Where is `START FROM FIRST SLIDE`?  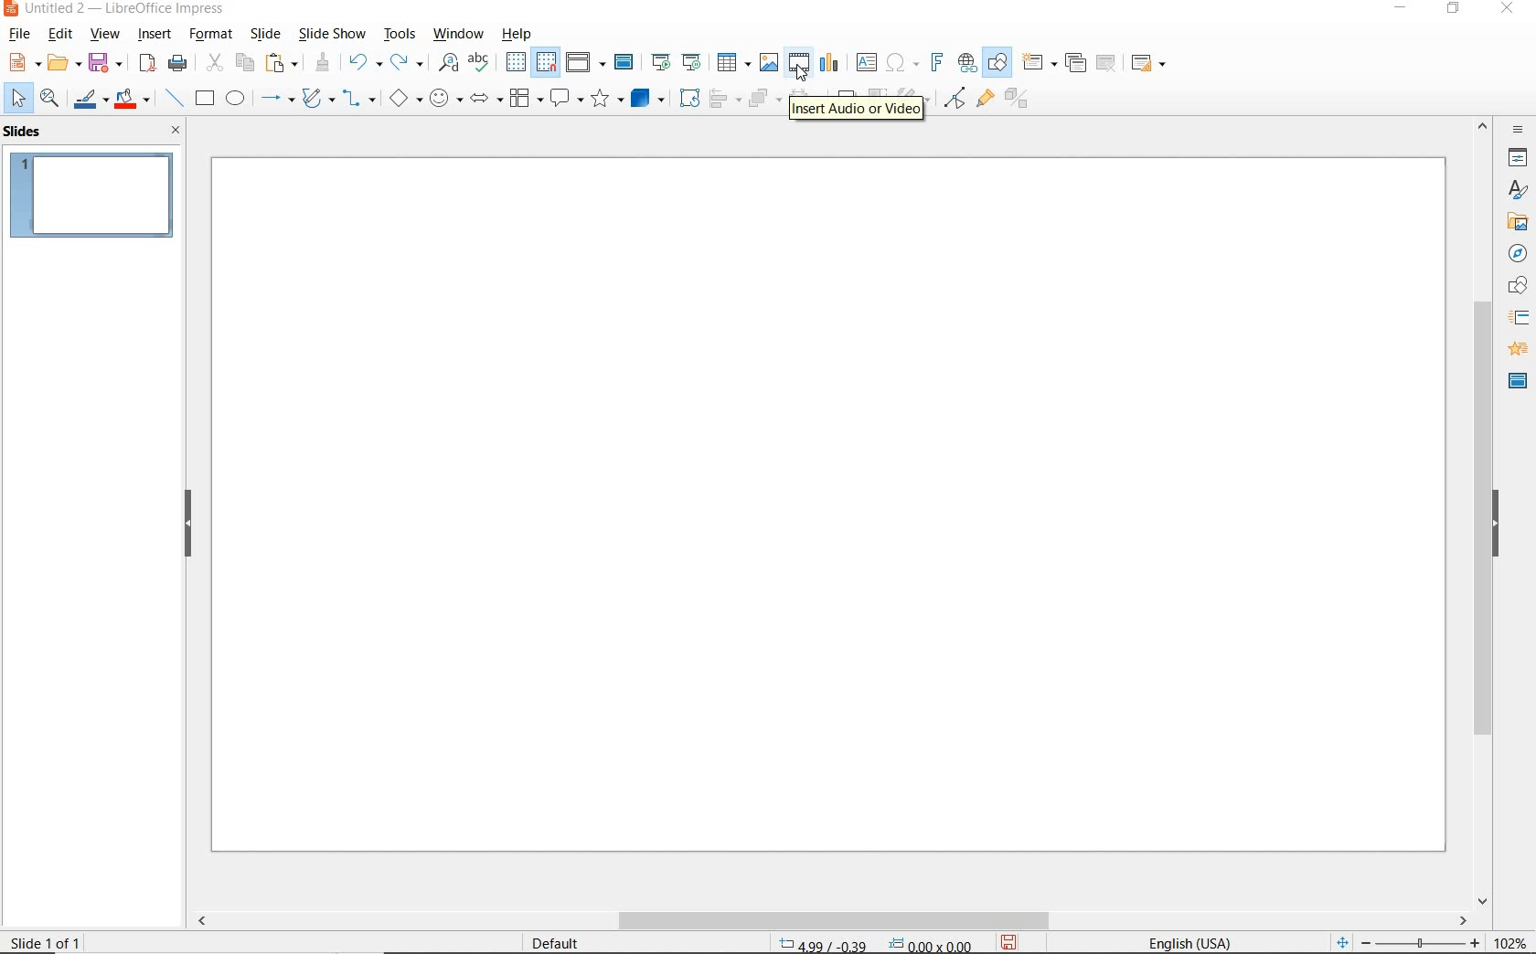 START FROM FIRST SLIDE is located at coordinates (661, 63).